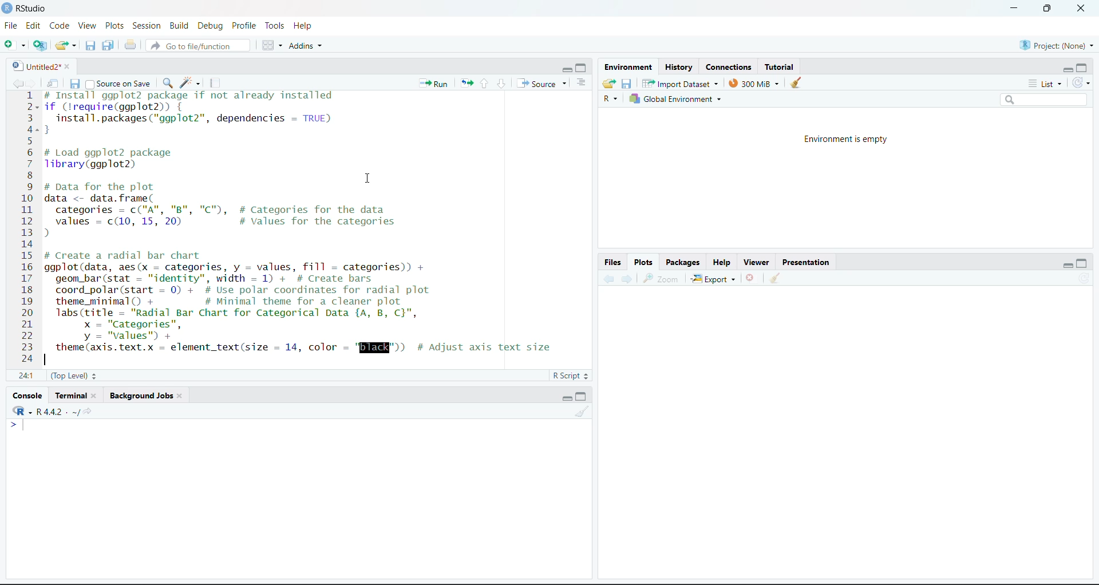 This screenshot has width=1099, height=585. Describe the element at coordinates (758, 83) in the screenshot. I see `300MB` at that location.